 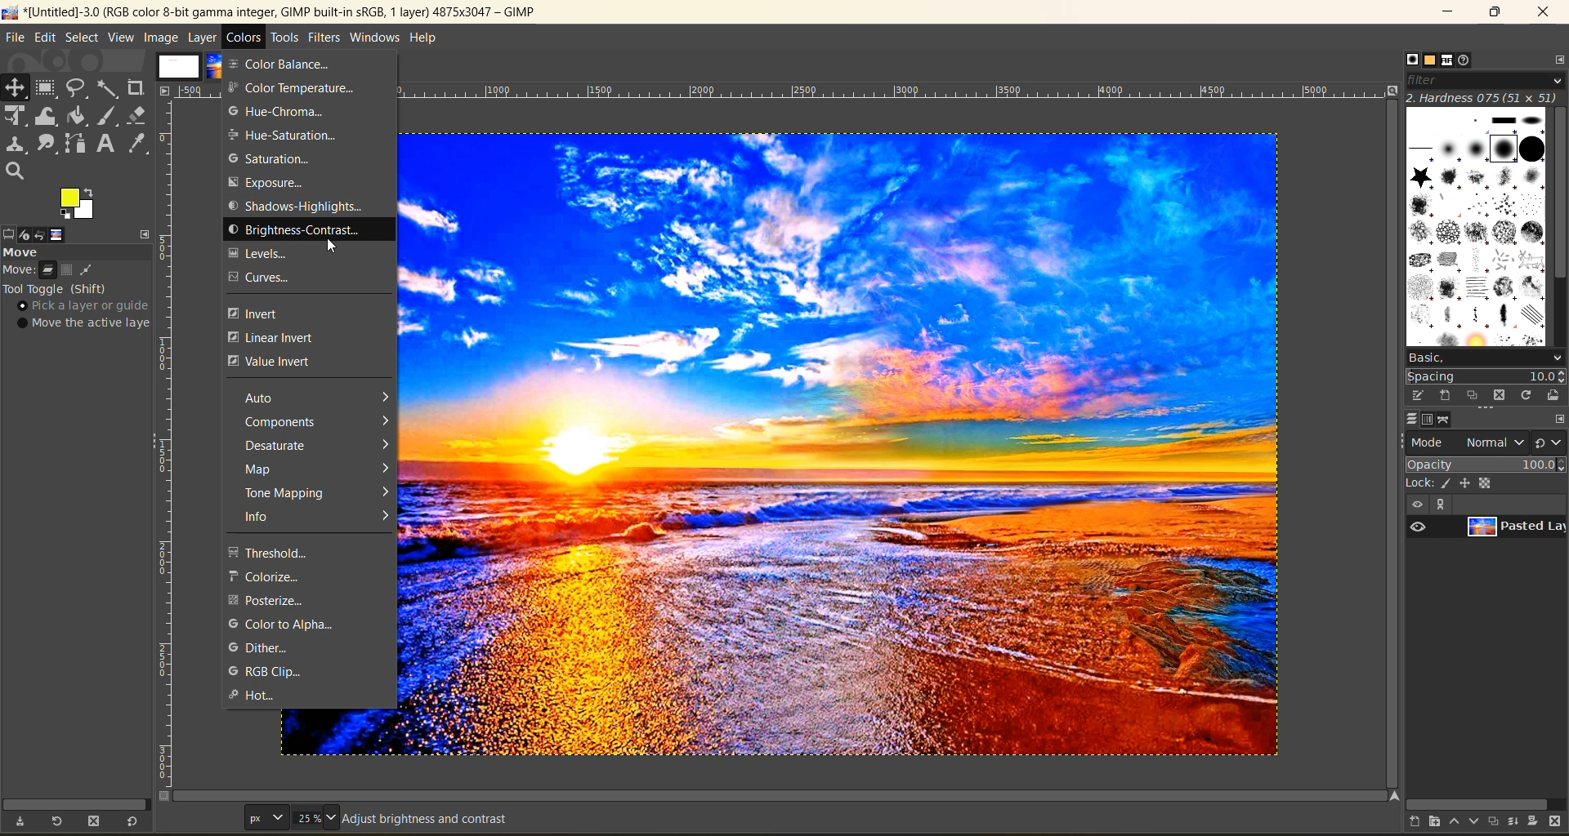 What do you see at coordinates (1418, 526) in the screenshot?
I see `preview` at bounding box center [1418, 526].